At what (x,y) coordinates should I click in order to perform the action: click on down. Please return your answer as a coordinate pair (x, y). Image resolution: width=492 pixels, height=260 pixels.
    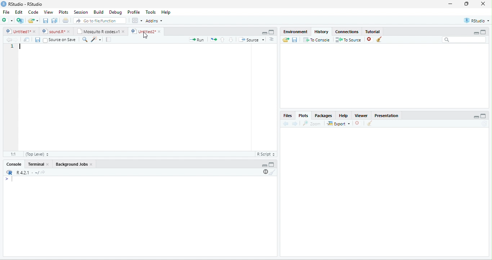
    Looking at the image, I should click on (231, 40).